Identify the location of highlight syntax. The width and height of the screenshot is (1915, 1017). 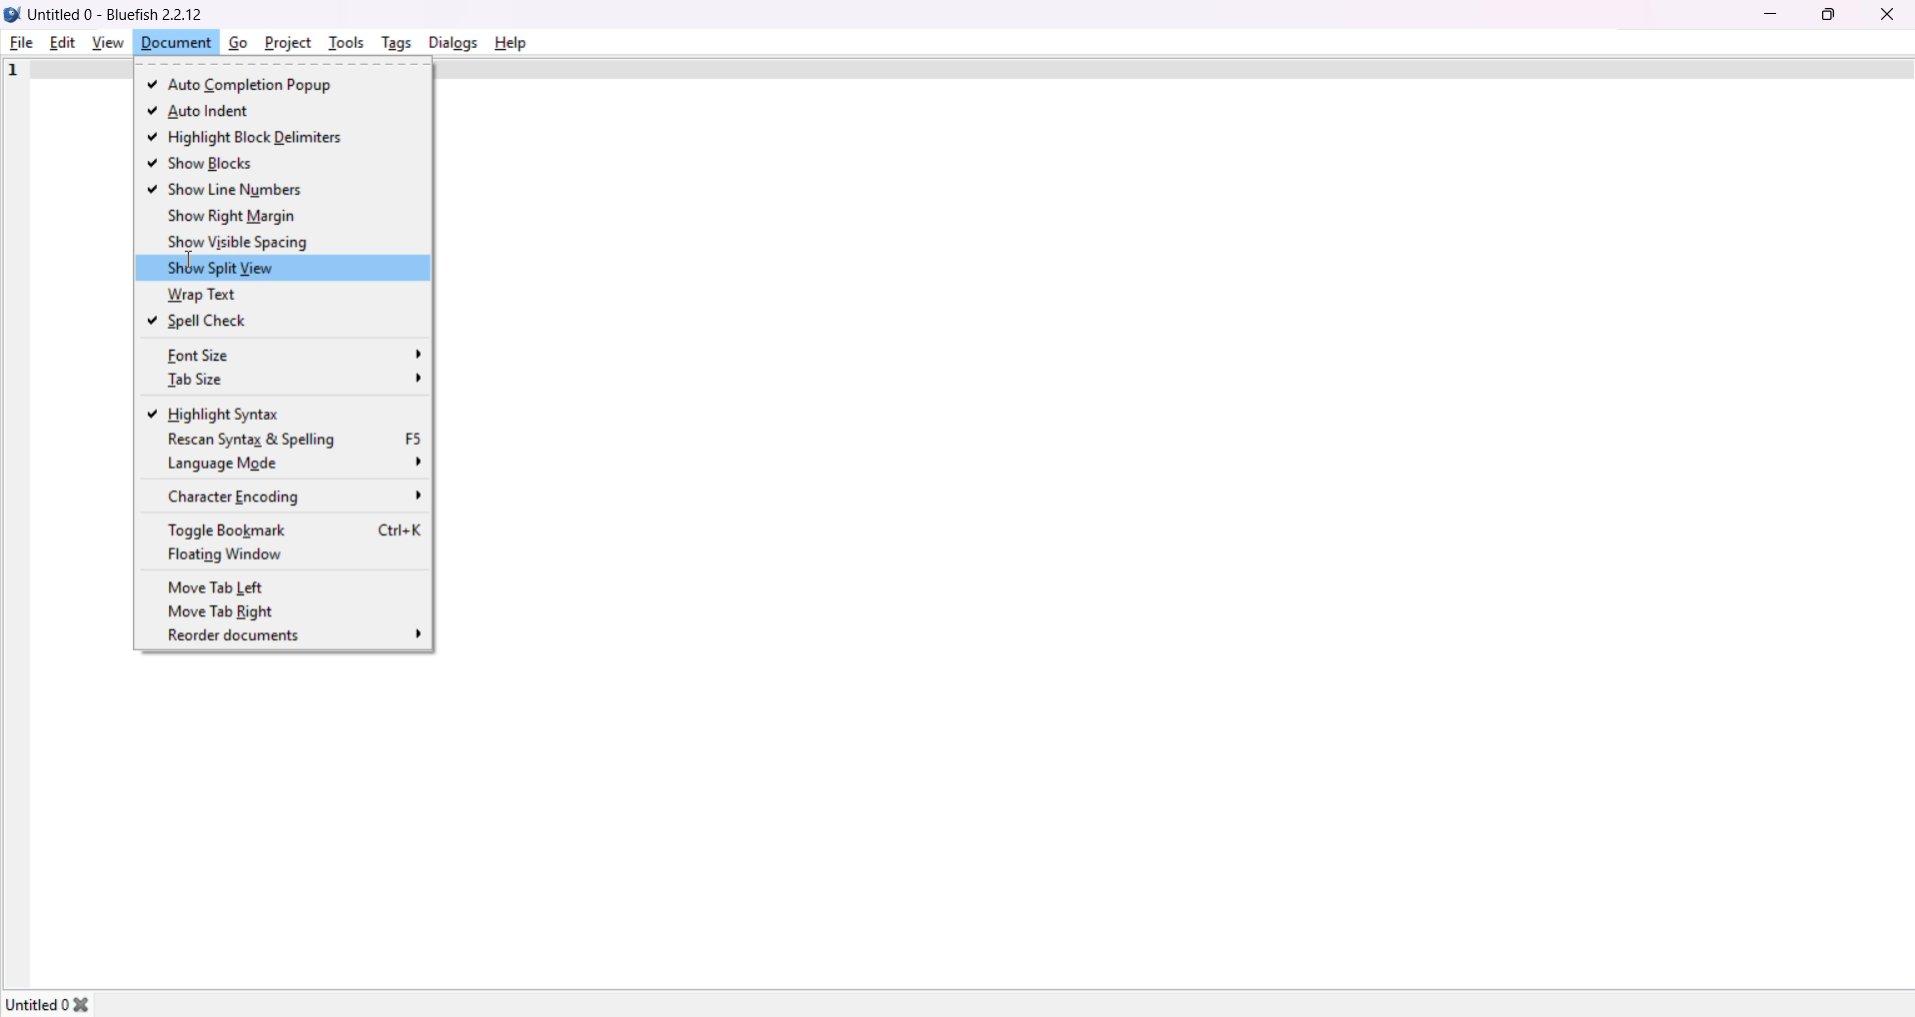
(223, 413).